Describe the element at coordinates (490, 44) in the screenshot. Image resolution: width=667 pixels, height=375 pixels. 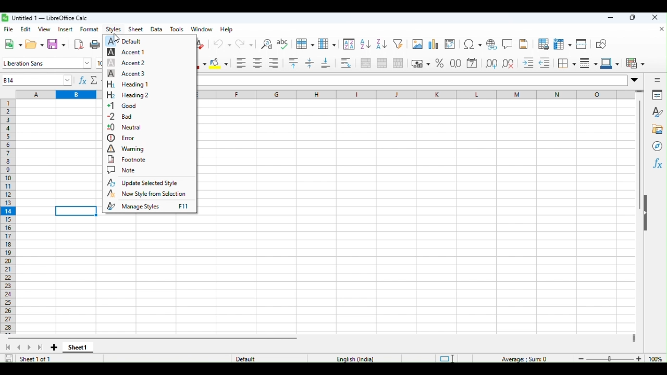
I see `Insert link` at that location.